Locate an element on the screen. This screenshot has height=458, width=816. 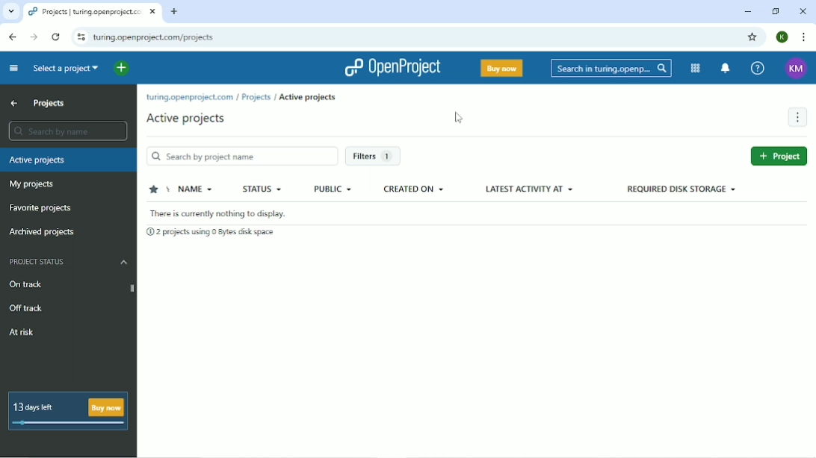
Created on is located at coordinates (430, 186).